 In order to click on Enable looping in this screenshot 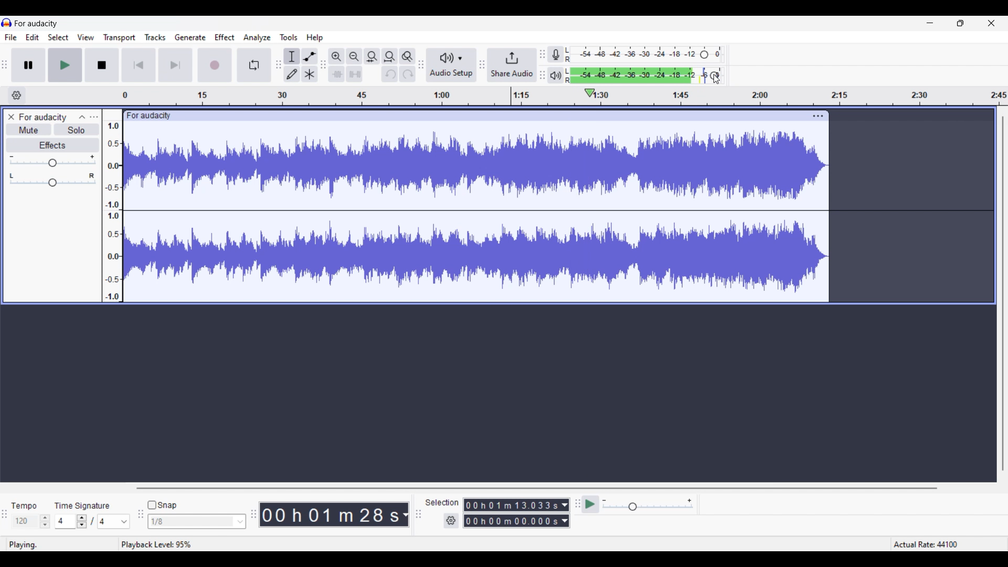, I will do `click(254, 65)`.